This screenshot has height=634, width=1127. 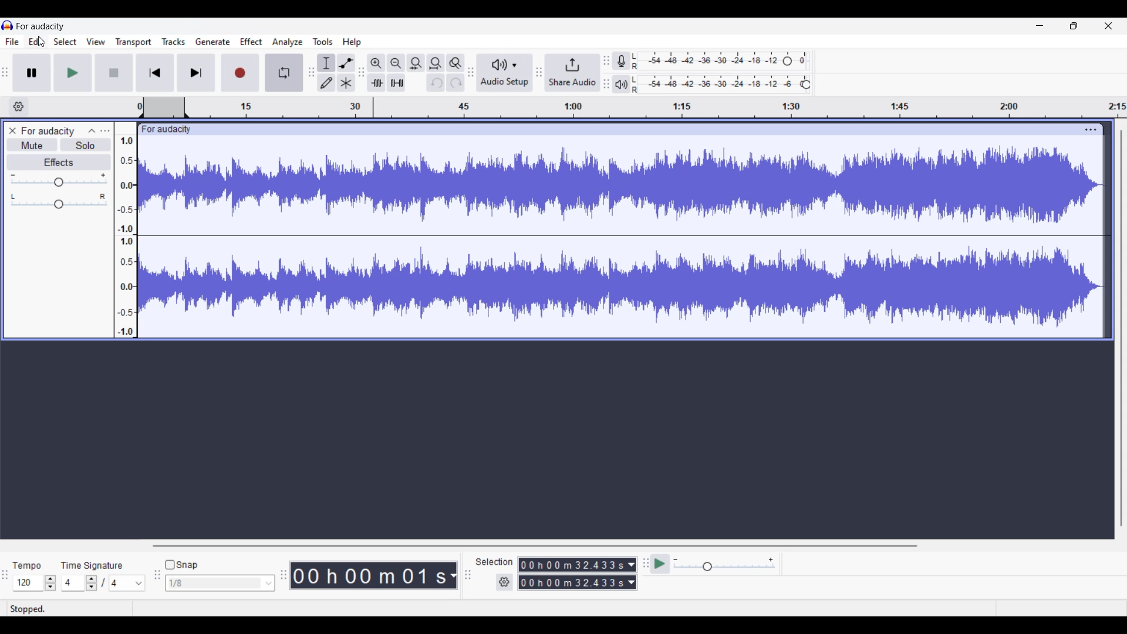 I want to click on Mute, so click(x=32, y=146).